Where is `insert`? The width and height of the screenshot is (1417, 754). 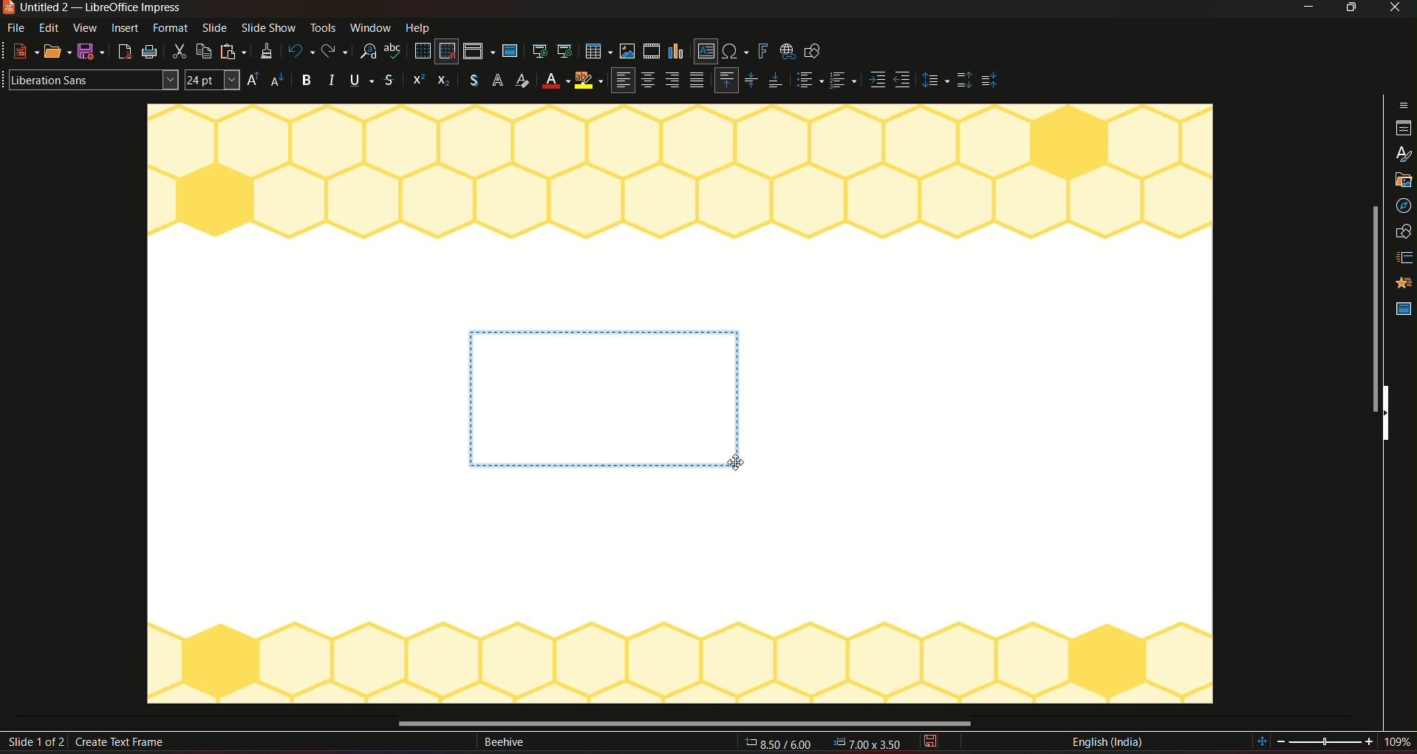 insert is located at coordinates (128, 30).